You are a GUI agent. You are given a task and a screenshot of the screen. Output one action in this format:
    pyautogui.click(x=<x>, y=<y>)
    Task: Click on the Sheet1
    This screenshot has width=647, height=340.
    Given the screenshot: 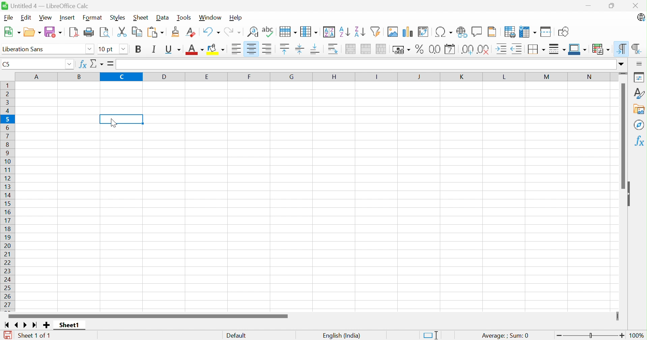 What is the action you would take?
    pyautogui.click(x=68, y=325)
    